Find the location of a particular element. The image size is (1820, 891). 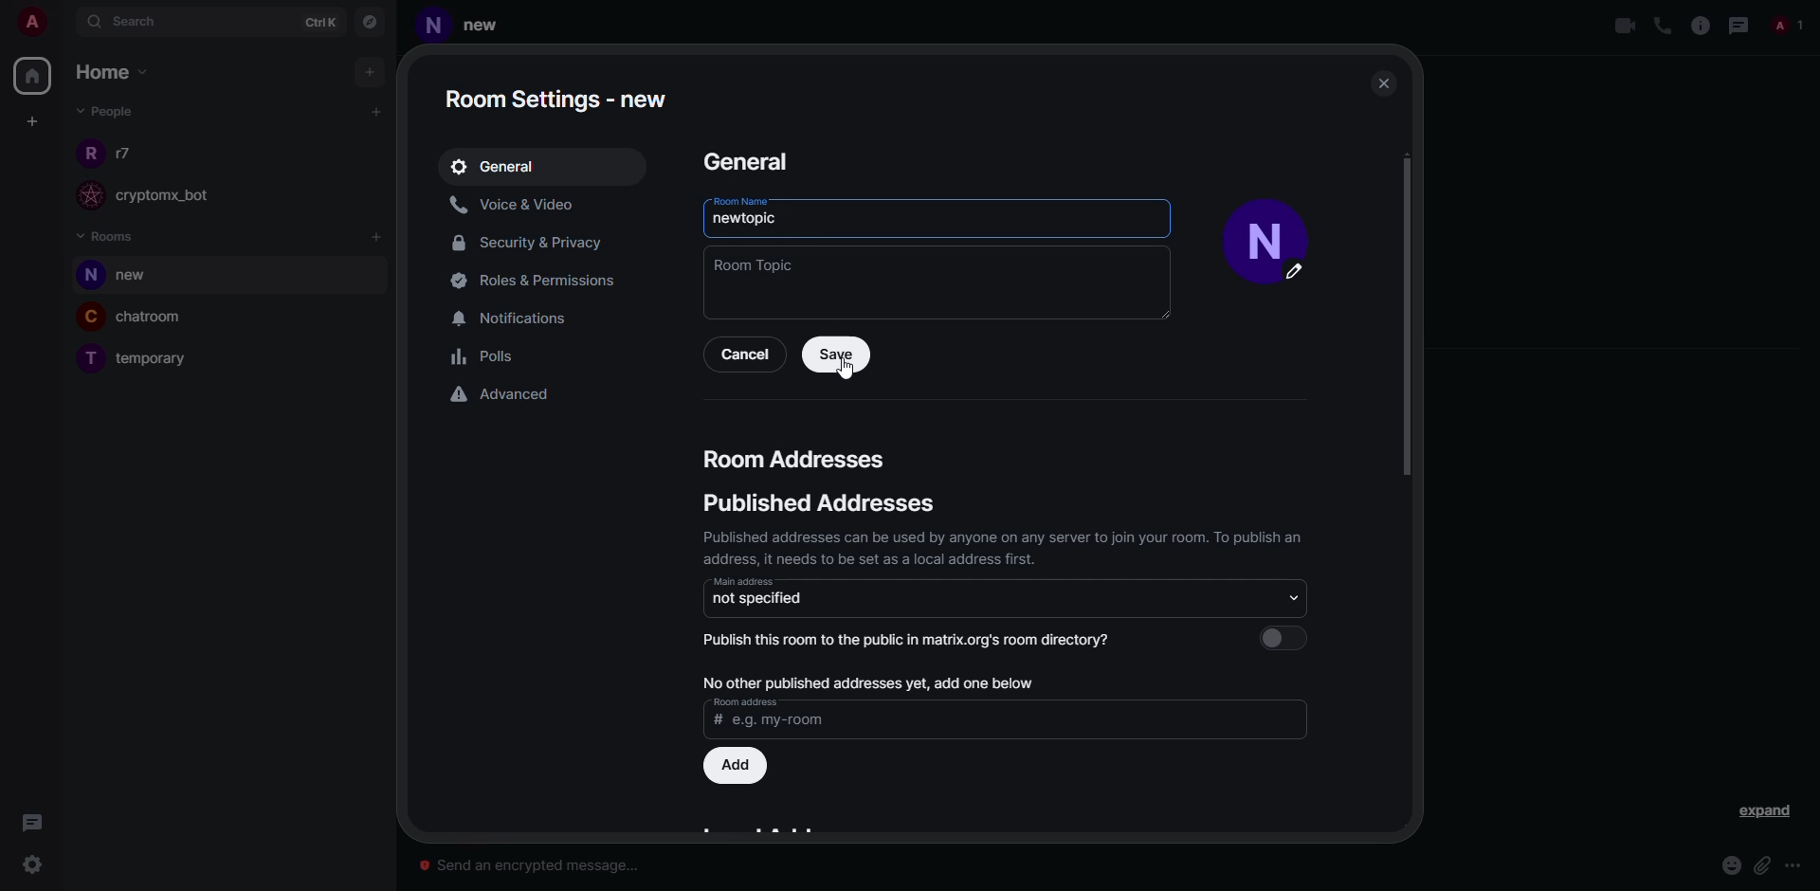

expand is located at coordinates (1764, 812).